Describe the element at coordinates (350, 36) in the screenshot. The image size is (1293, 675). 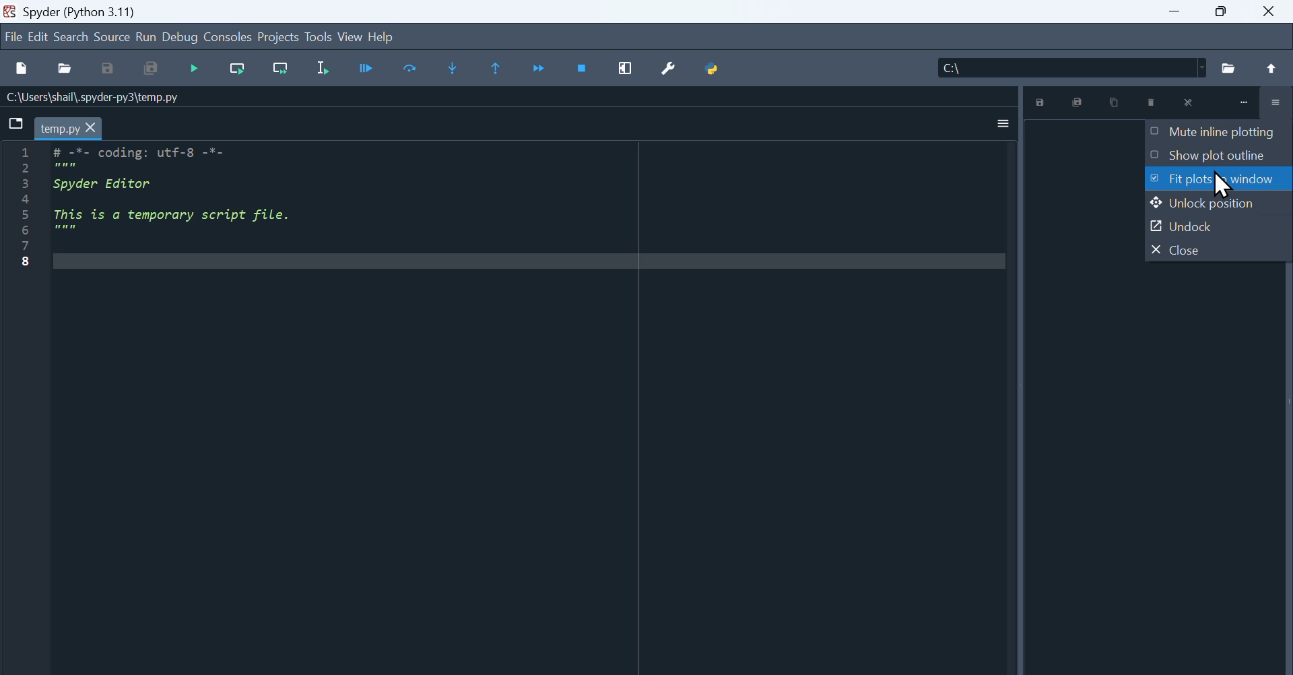
I see `View` at that location.